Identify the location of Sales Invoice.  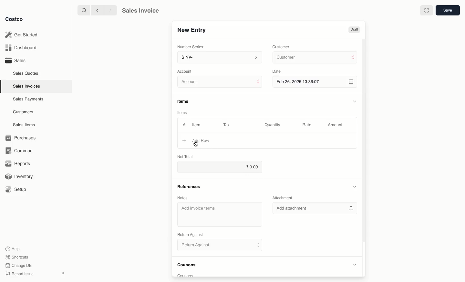
(140, 11).